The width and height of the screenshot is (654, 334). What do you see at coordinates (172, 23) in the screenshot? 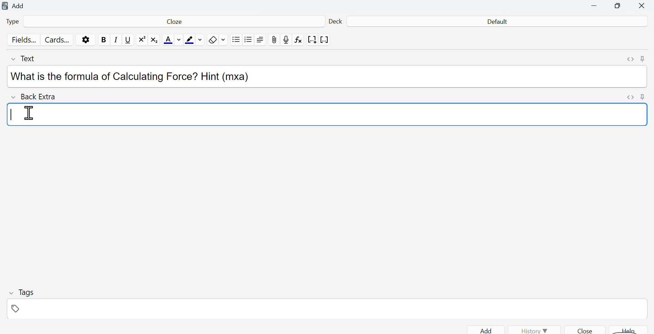
I see `Cloze` at bounding box center [172, 23].